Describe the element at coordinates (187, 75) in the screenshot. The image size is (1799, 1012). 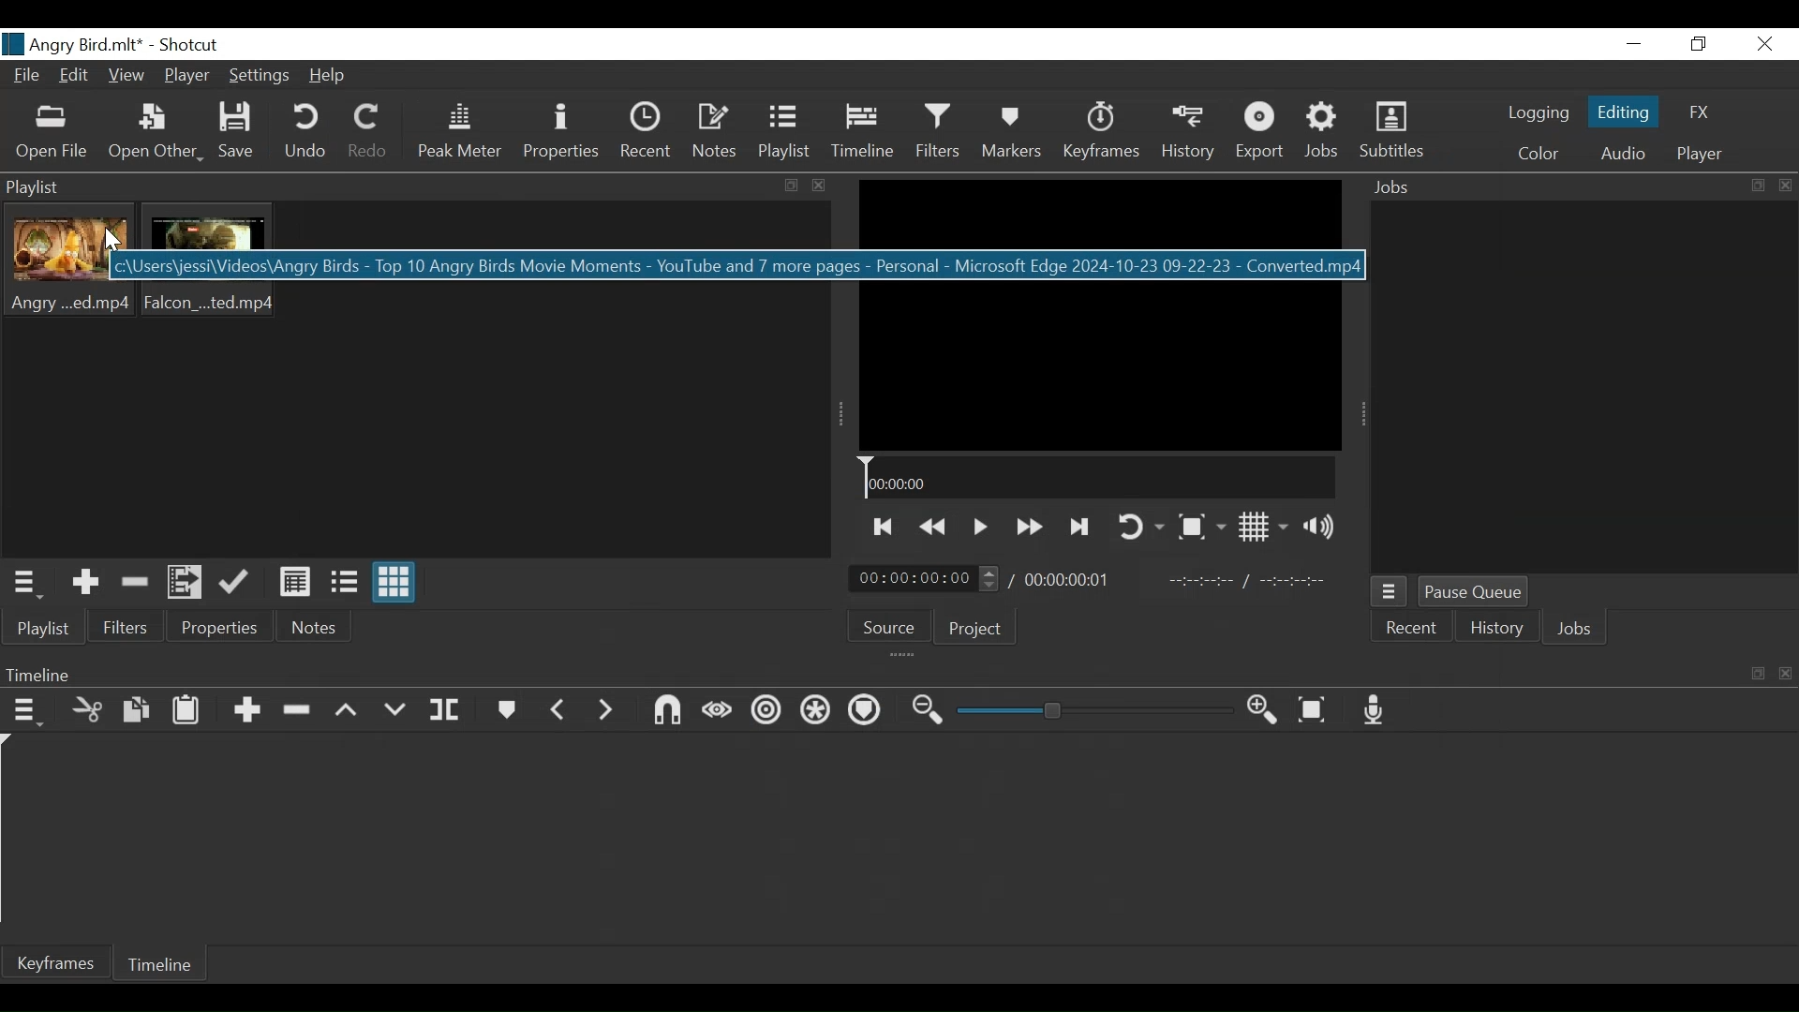
I see `Player` at that location.